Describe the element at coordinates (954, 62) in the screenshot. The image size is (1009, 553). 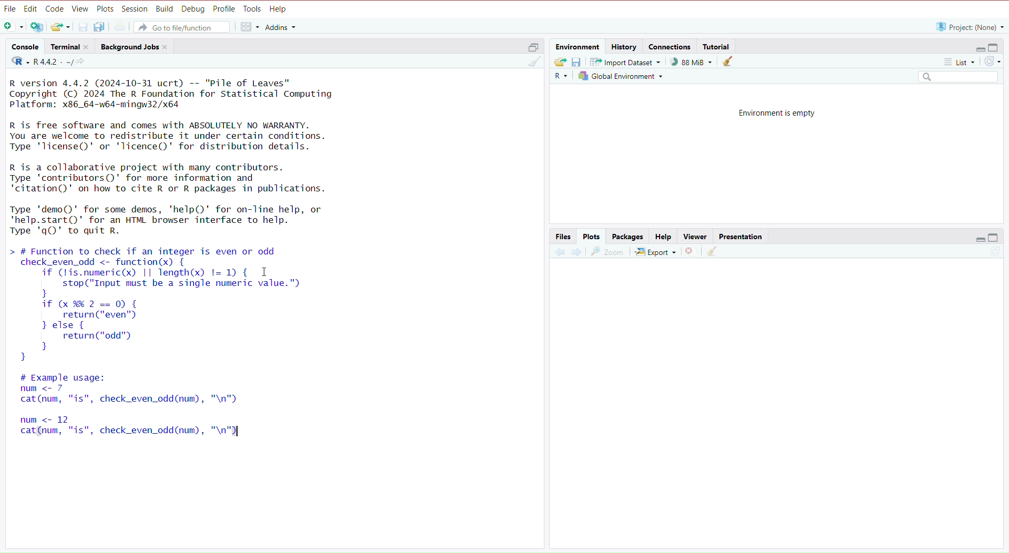
I see `list` at that location.